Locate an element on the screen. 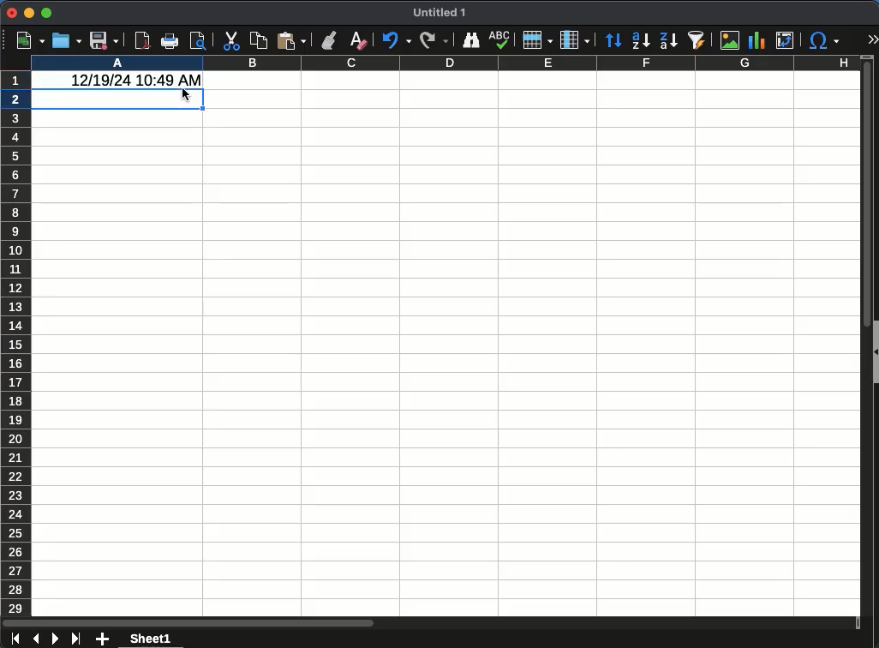 The width and height of the screenshot is (879, 648). expand is located at coordinates (874, 37).